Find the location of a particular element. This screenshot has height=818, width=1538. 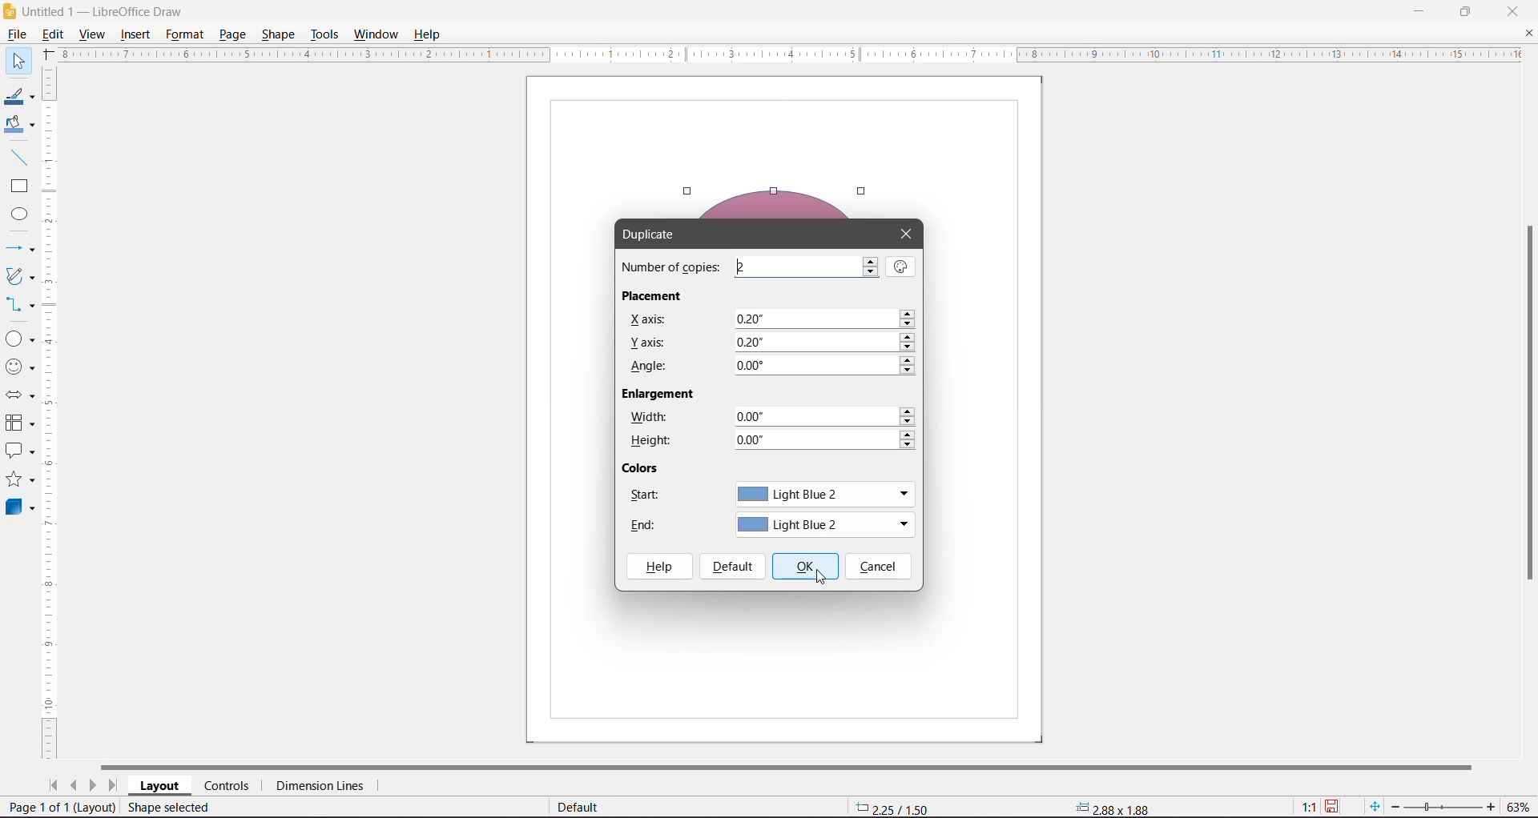

Set height of the object is located at coordinates (825, 440).